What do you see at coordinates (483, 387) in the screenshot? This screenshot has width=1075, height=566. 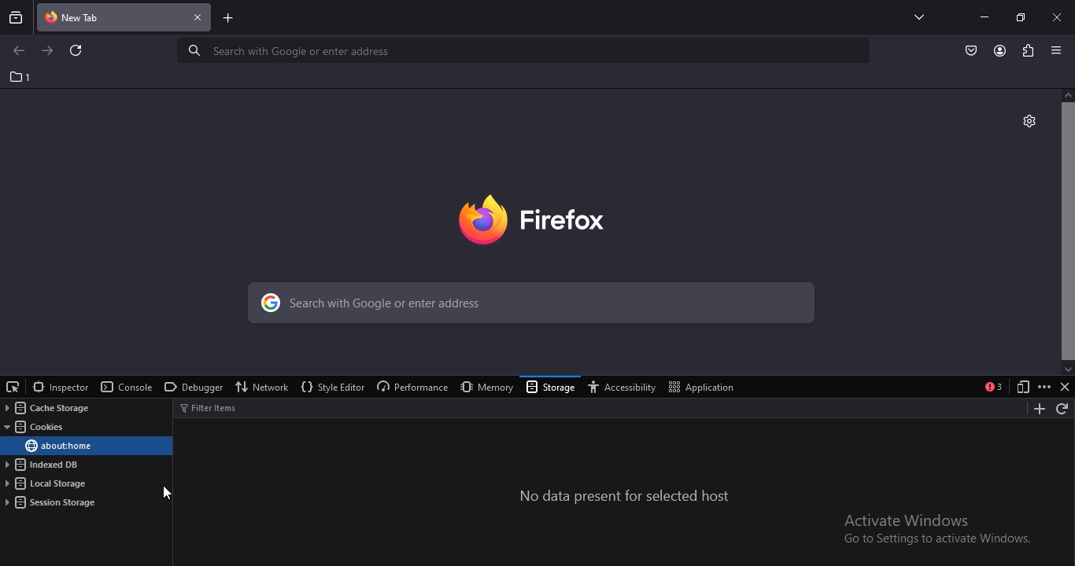 I see `memory` at bounding box center [483, 387].